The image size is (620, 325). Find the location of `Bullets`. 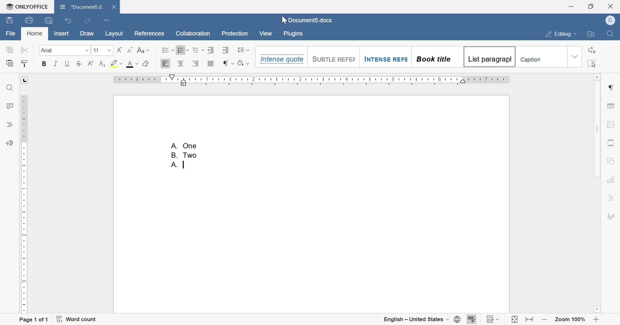

Bullets is located at coordinates (167, 50).